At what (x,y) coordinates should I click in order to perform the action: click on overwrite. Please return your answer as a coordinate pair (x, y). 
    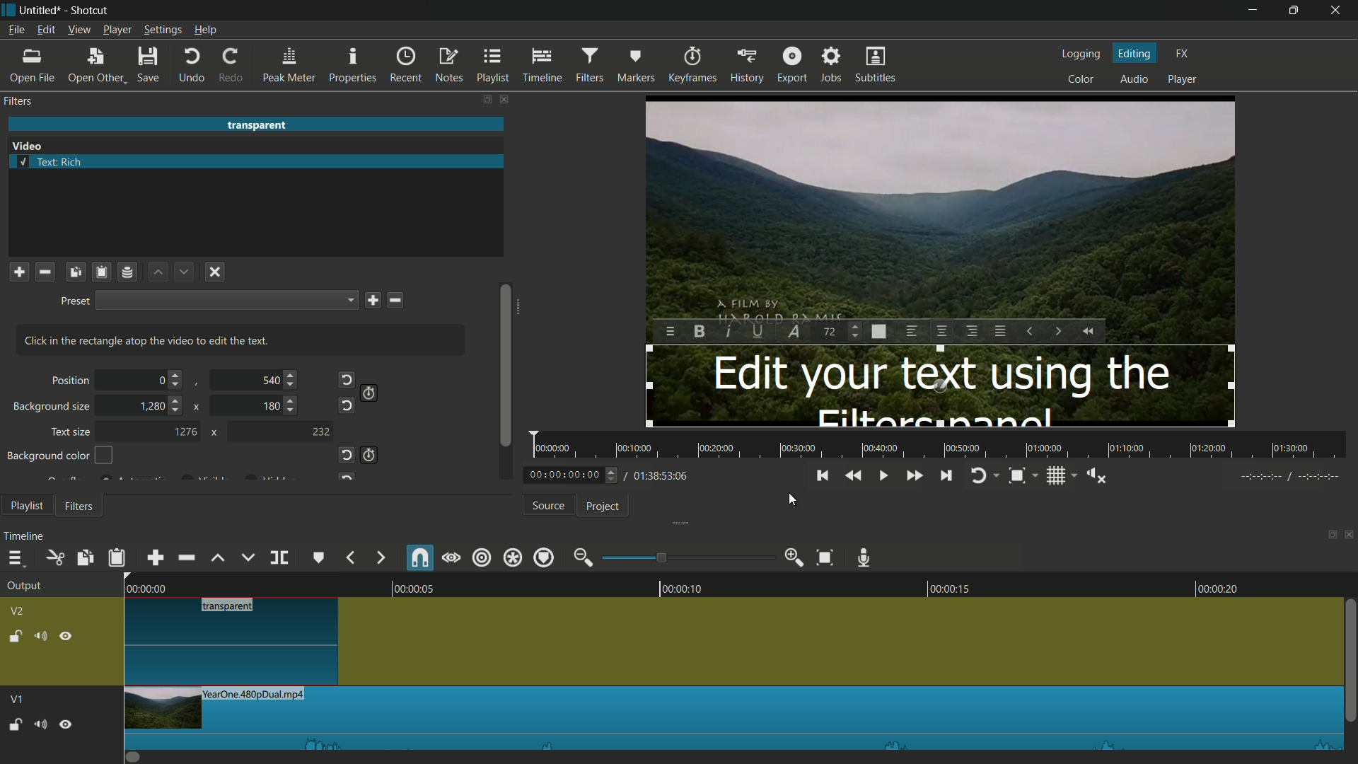
    Looking at the image, I should click on (248, 558).